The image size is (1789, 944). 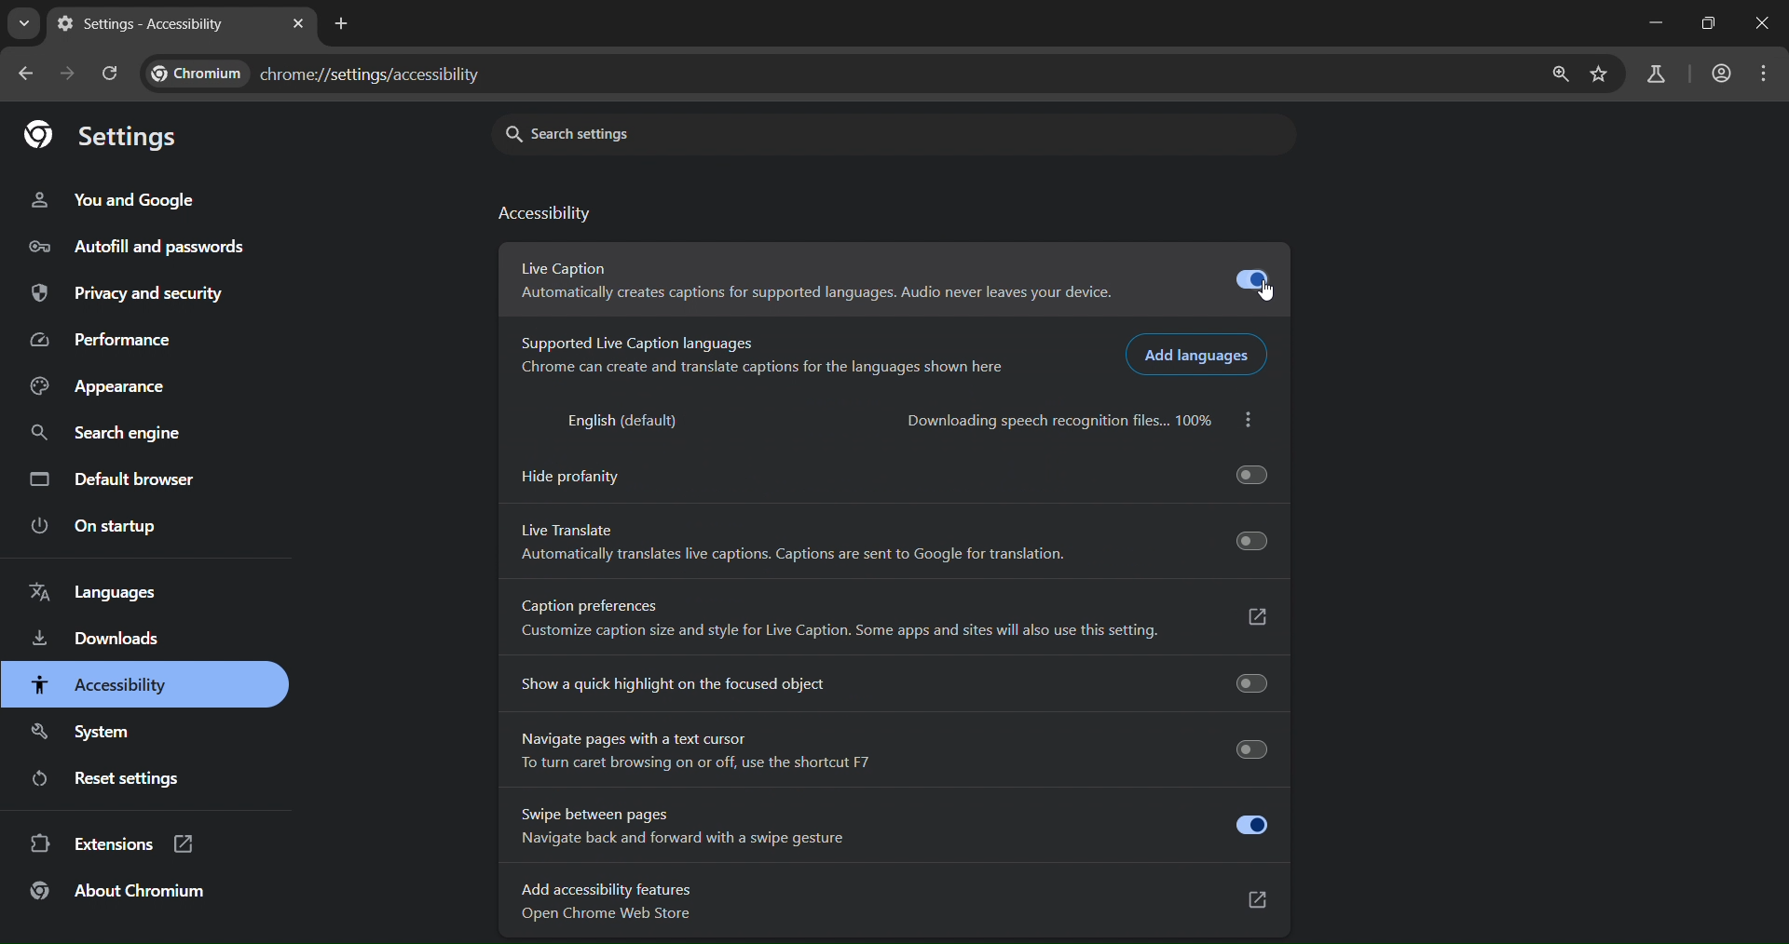 I want to click on search settings, so click(x=890, y=132).